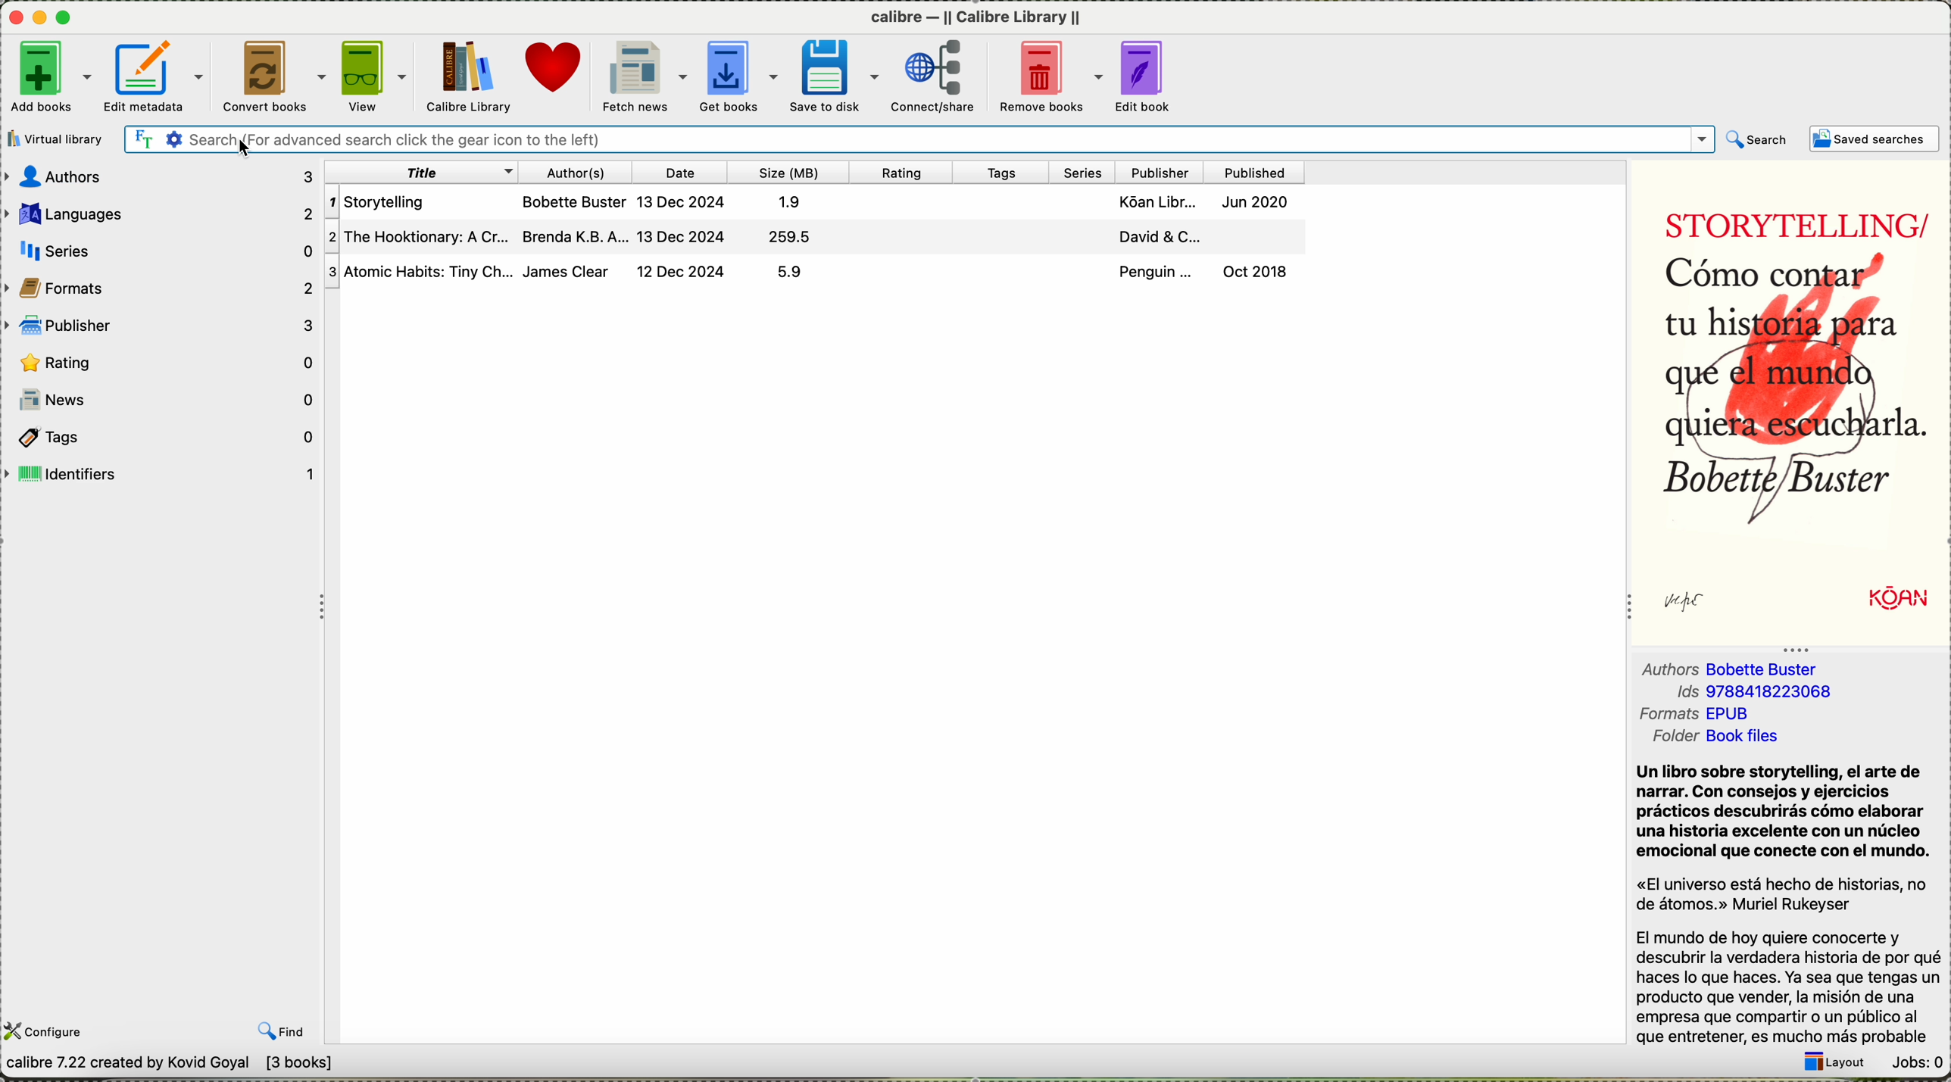 Image resolution: width=1951 pixels, height=1082 pixels. What do you see at coordinates (1787, 389) in the screenshot?
I see `Como contar tu historia para que el mundo quiera escucharla Bobette buster` at bounding box center [1787, 389].